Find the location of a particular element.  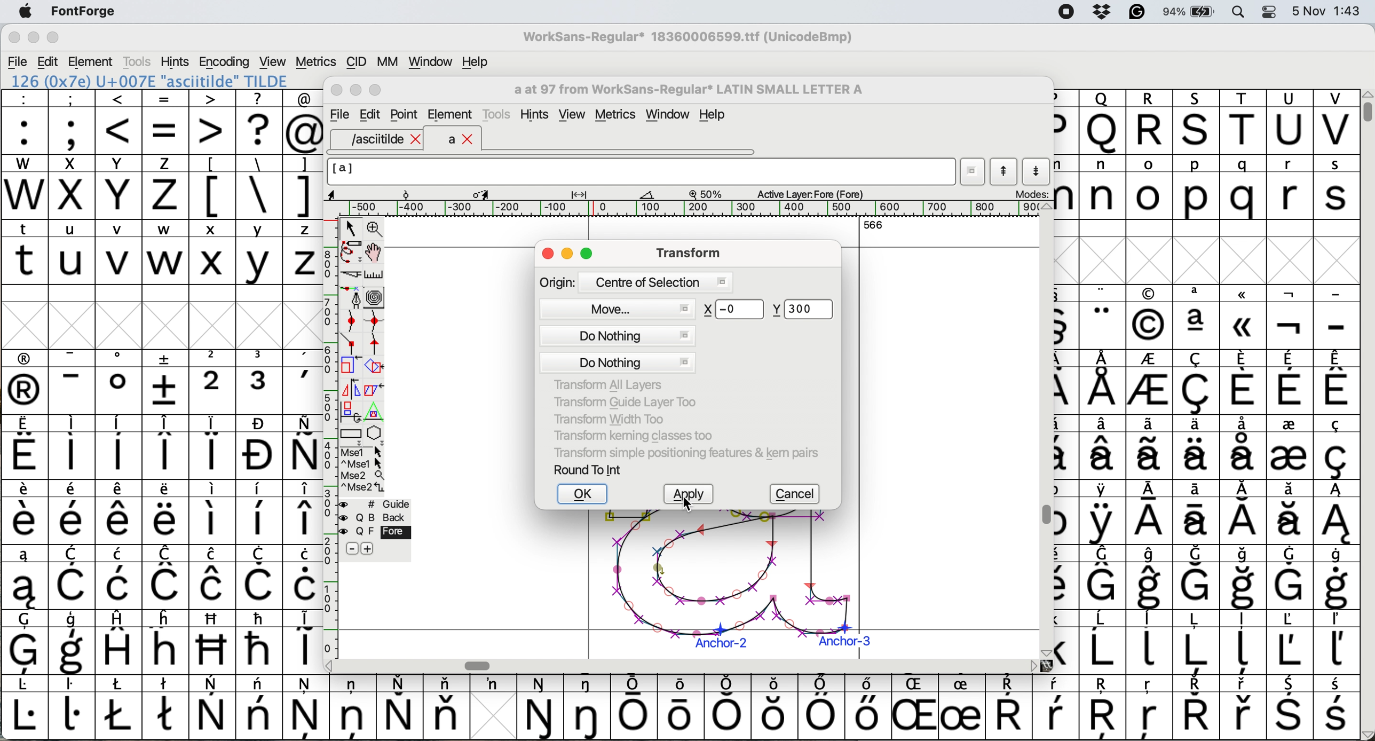

a is located at coordinates (461, 140).